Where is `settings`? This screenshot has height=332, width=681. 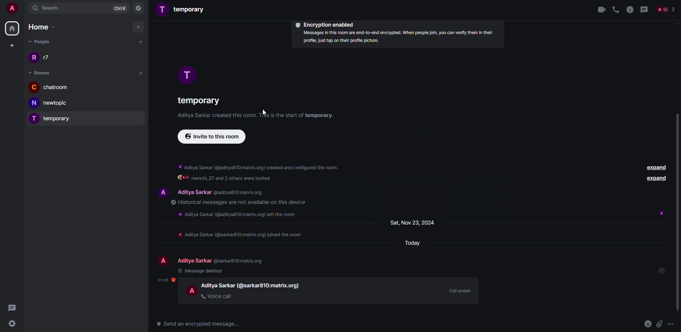 settings is located at coordinates (13, 324).